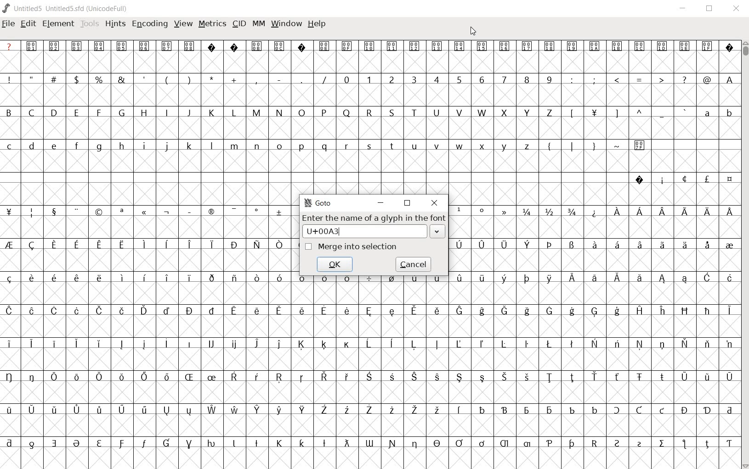 This screenshot has height=469, width=749. What do you see at coordinates (707, 442) in the screenshot?
I see `Symbol` at bounding box center [707, 442].